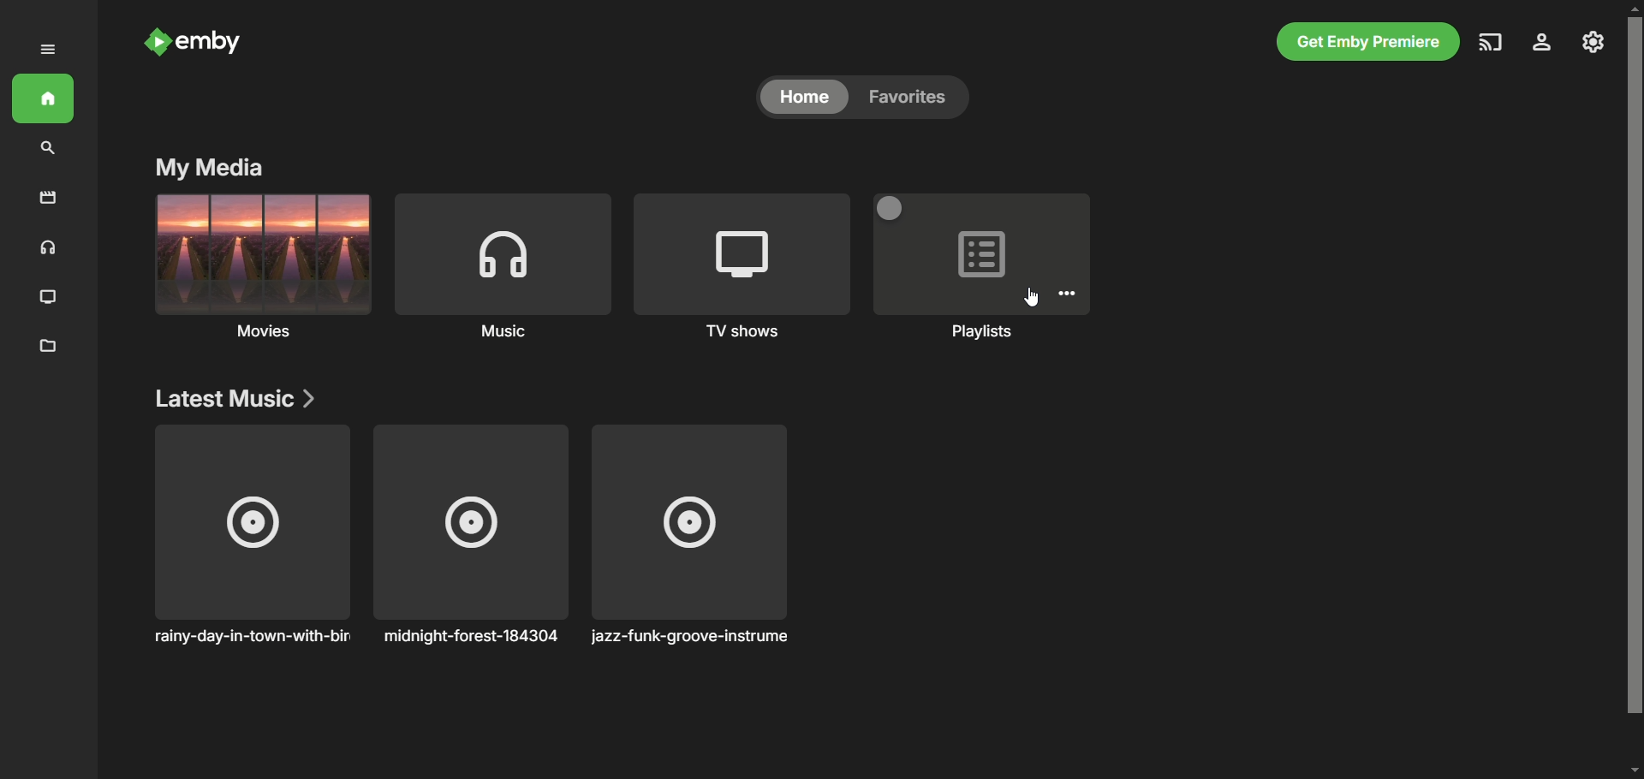 The width and height of the screenshot is (1644, 779). I want to click on Settings, so click(1067, 293).